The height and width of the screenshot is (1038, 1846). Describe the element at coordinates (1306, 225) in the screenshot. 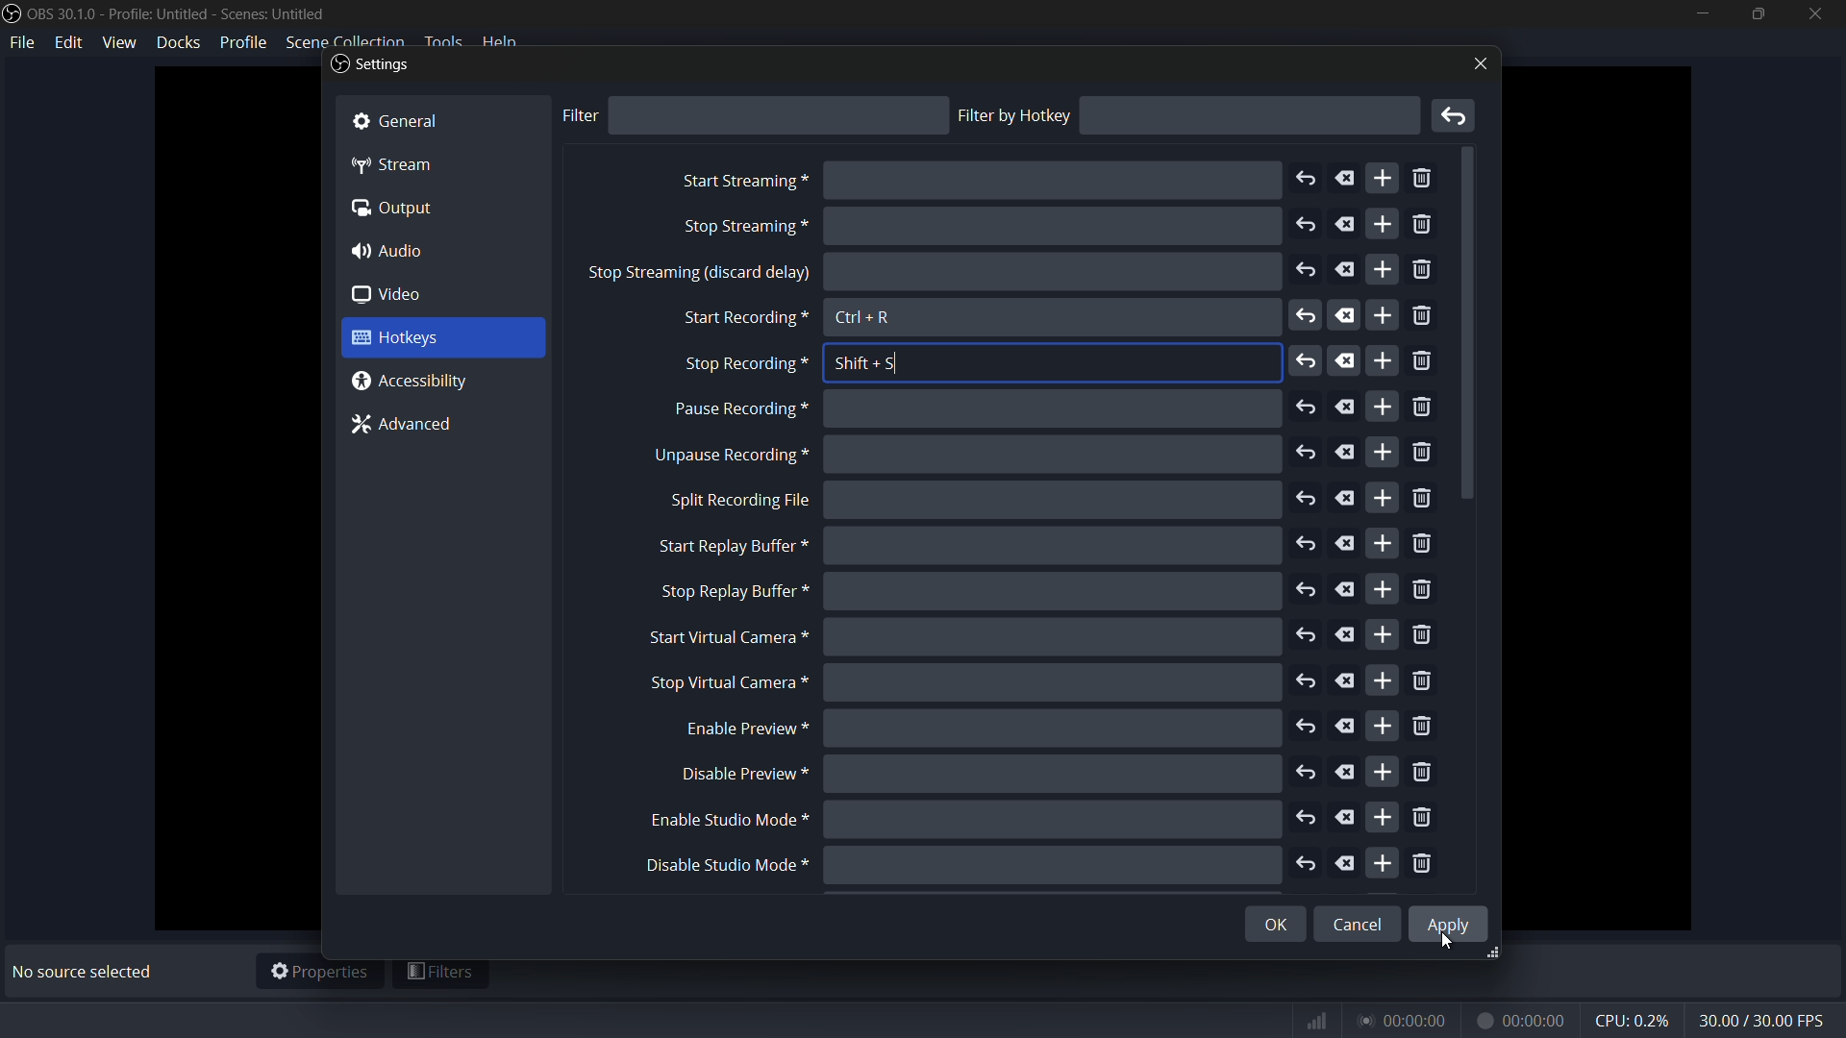

I see `undo` at that location.